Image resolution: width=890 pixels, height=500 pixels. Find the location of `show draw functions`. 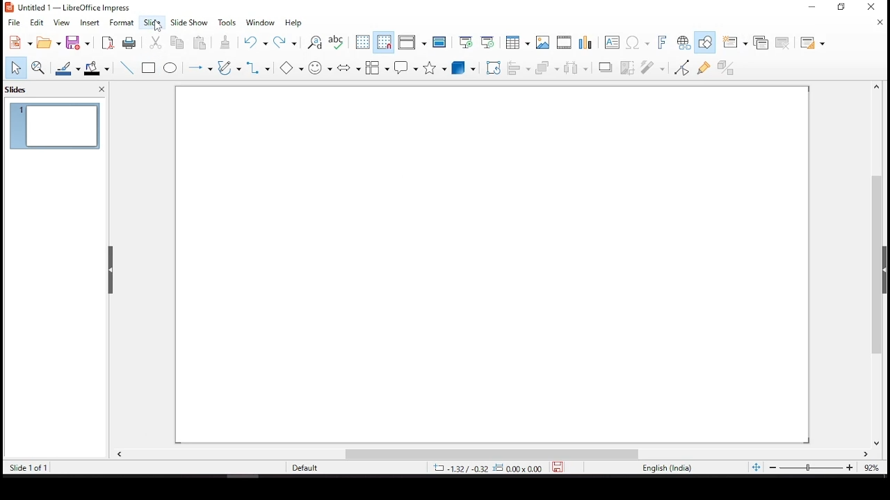

show draw functions is located at coordinates (706, 41).